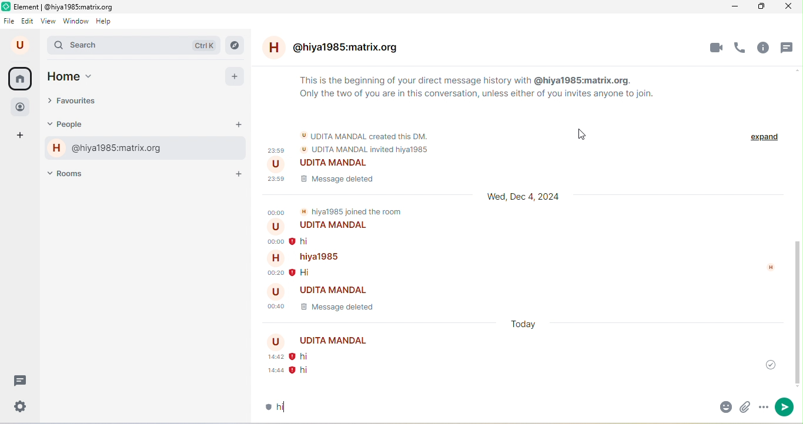 This screenshot has width=803, height=424. I want to click on udita mandal, so click(326, 289).